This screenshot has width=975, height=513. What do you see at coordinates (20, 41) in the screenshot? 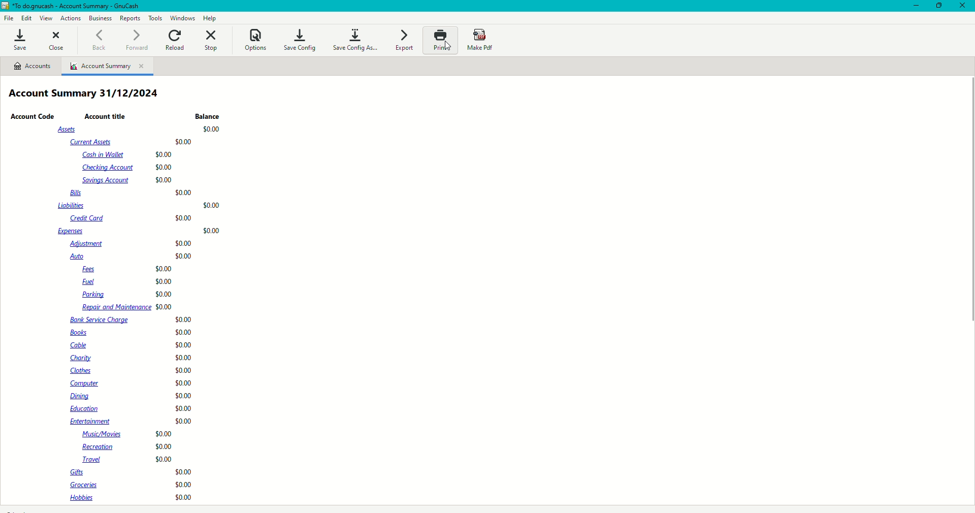
I see `Save` at bounding box center [20, 41].